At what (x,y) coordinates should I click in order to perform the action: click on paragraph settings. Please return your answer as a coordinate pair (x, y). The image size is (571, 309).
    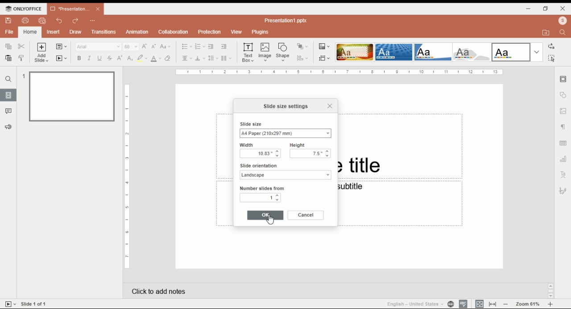
    Looking at the image, I should click on (564, 128).